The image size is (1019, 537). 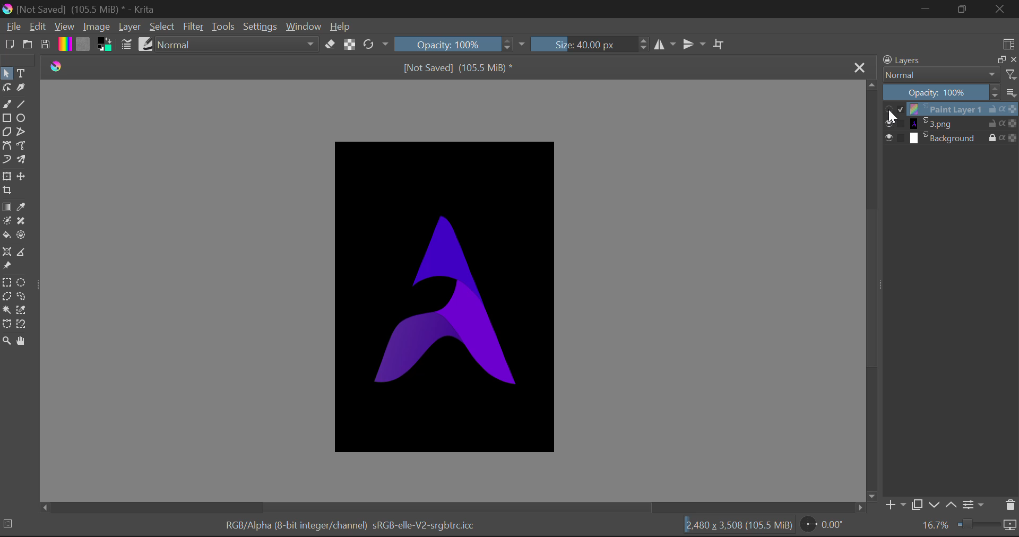 I want to click on Transparency , so click(x=1013, y=109).